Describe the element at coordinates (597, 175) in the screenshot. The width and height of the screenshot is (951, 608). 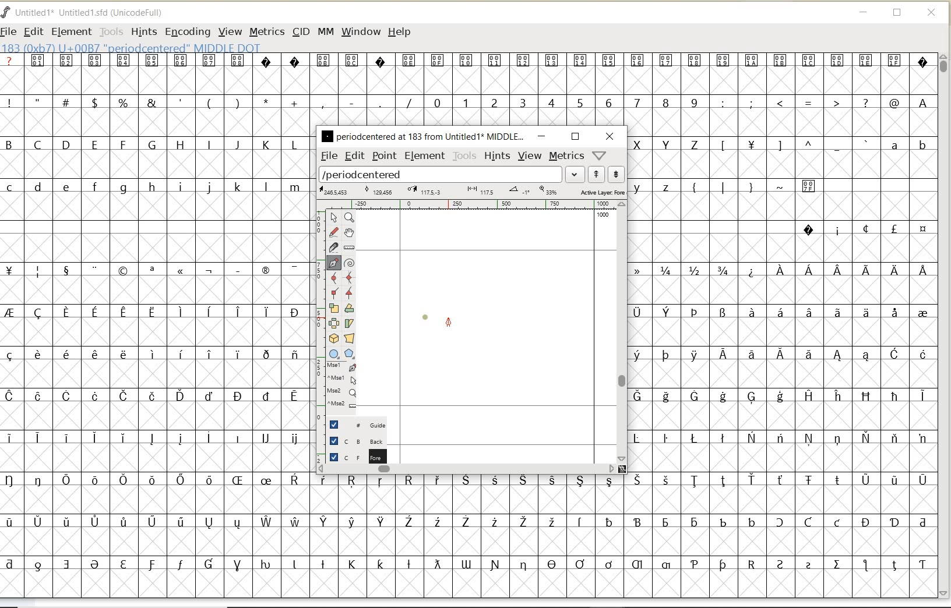
I see `show previous word list` at that location.